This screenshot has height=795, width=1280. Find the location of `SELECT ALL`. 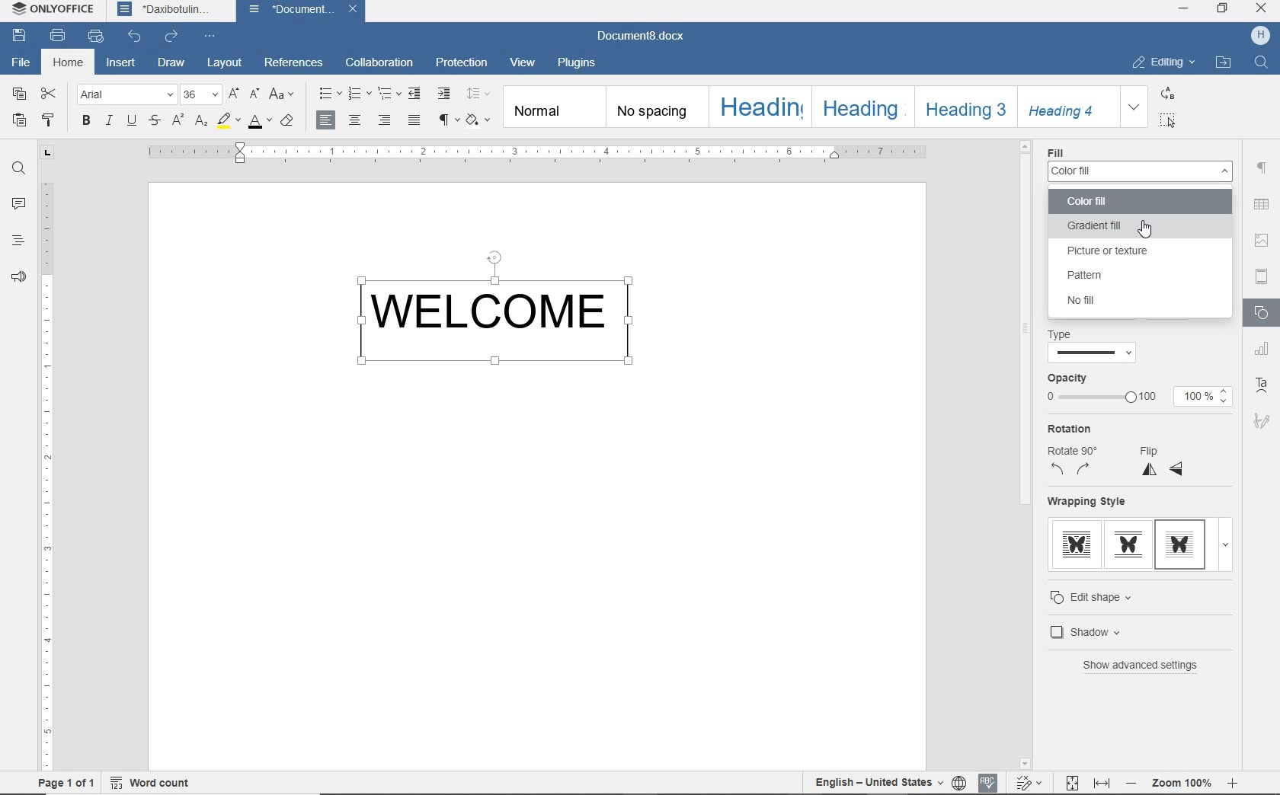

SELECT ALL is located at coordinates (1166, 120).